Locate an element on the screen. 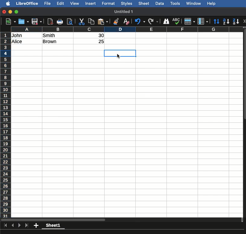 The image size is (246, 234). Print is located at coordinates (60, 21).